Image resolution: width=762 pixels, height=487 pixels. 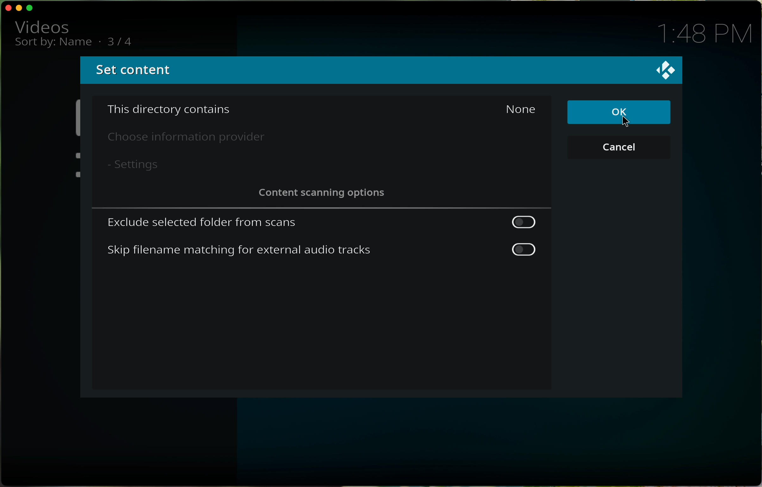 What do you see at coordinates (32, 9) in the screenshot?
I see `maximise` at bounding box center [32, 9].